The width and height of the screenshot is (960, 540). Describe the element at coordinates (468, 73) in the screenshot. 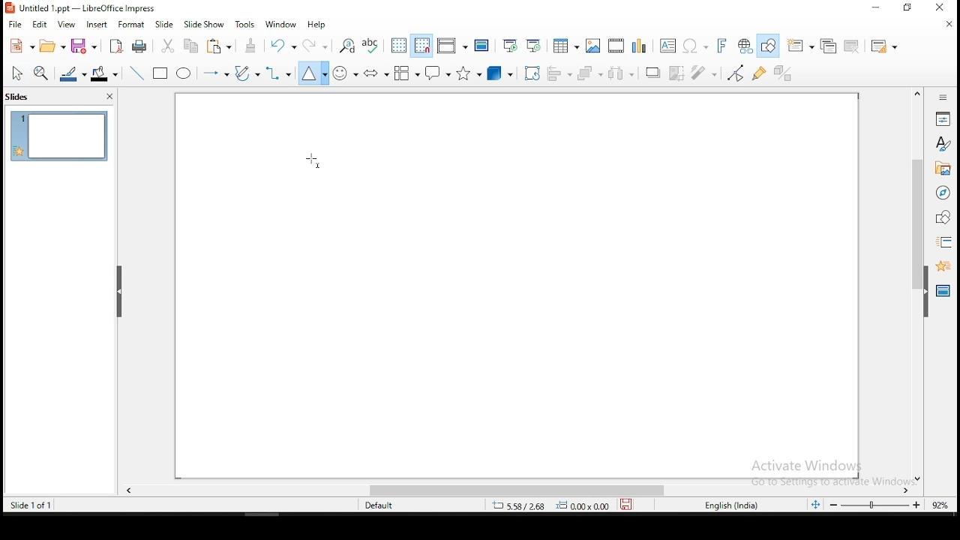

I see `stars and banners` at that location.